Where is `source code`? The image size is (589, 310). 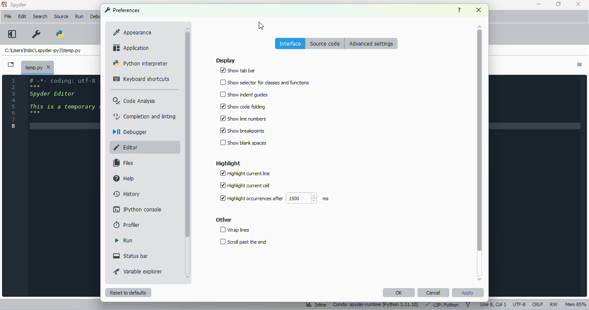
source code is located at coordinates (326, 43).